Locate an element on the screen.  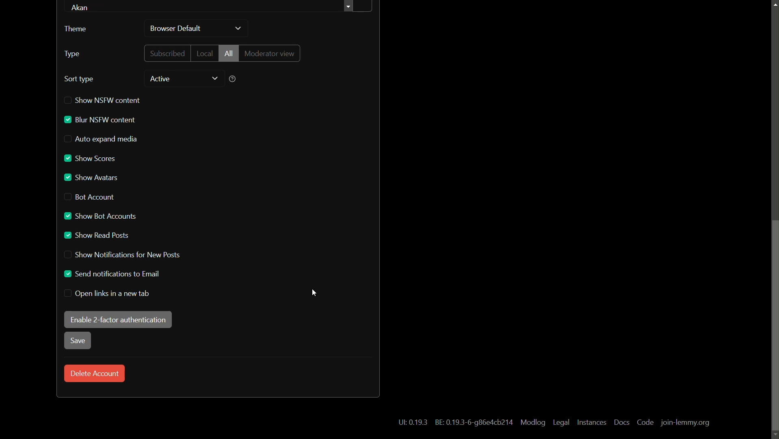
enable 2 factor authentication is located at coordinates (118, 320).